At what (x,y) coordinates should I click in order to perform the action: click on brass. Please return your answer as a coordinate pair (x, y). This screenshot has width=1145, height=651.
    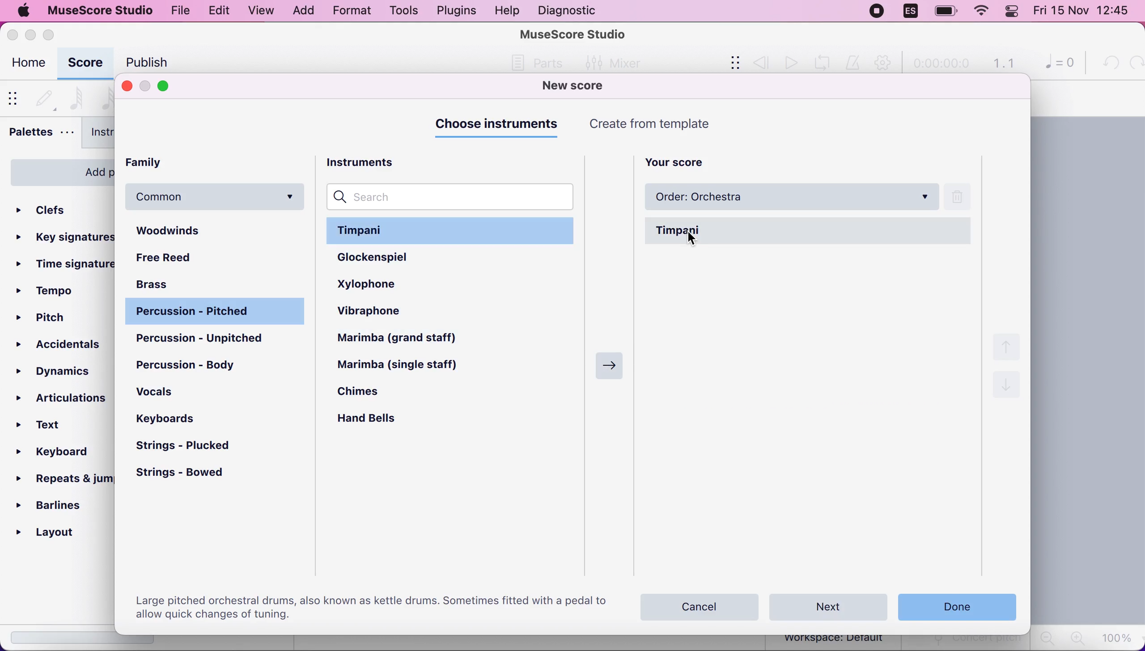
    Looking at the image, I should click on (165, 283).